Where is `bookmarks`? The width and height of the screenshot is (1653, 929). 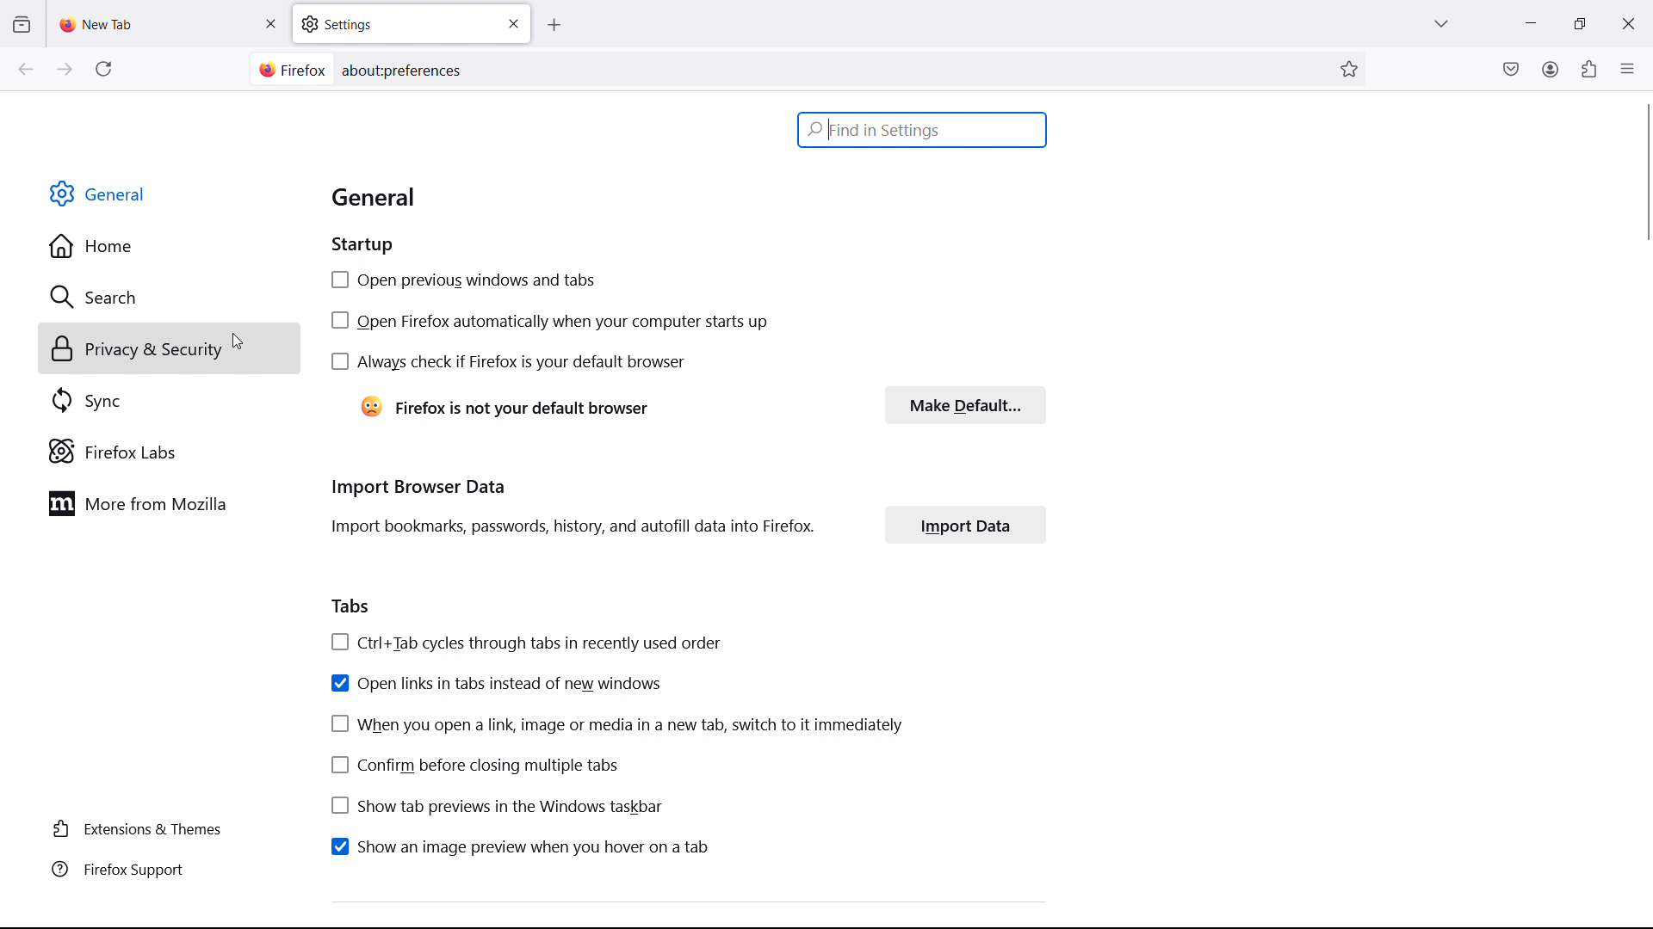 bookmarks is located at coordinates (1351, 68).